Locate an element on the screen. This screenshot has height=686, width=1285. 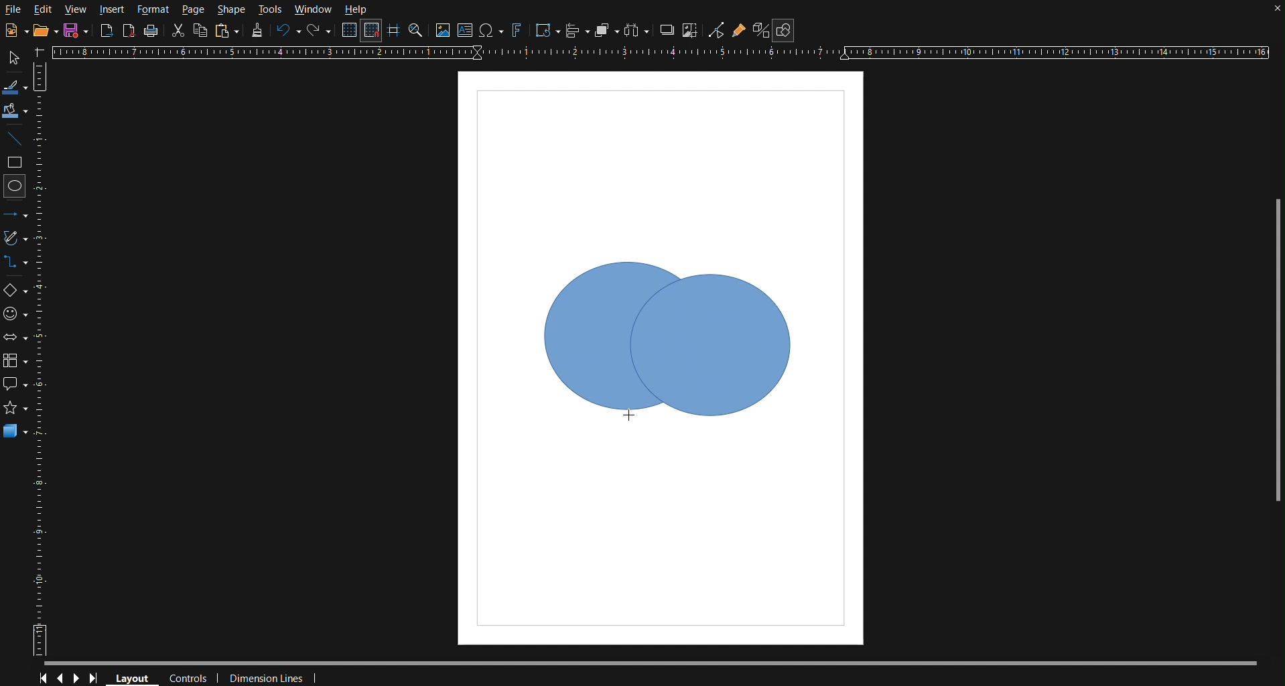
Window is located at coordinates (313, 9).